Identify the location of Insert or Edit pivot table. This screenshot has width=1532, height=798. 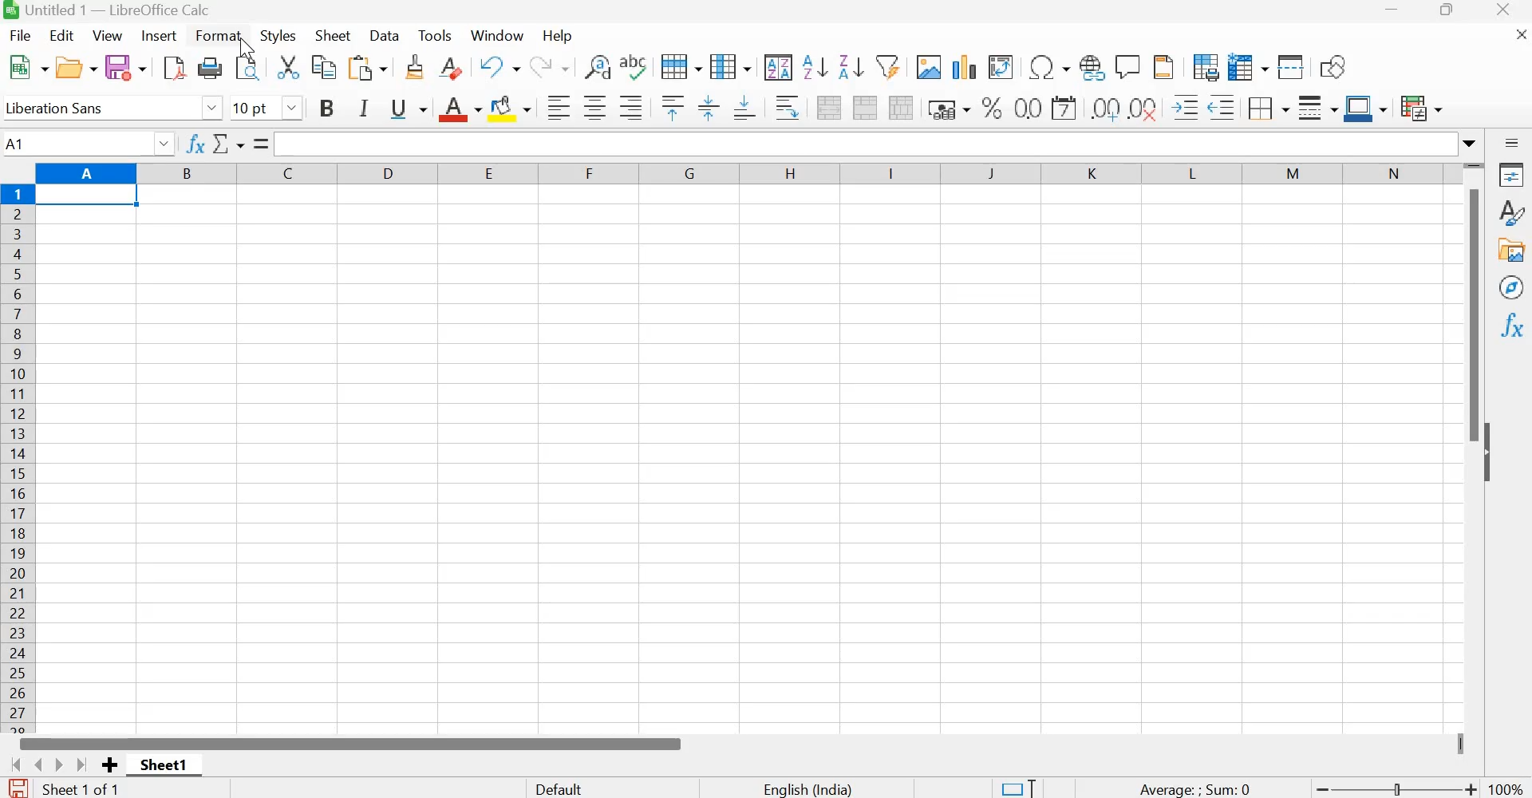
(1000, 65).